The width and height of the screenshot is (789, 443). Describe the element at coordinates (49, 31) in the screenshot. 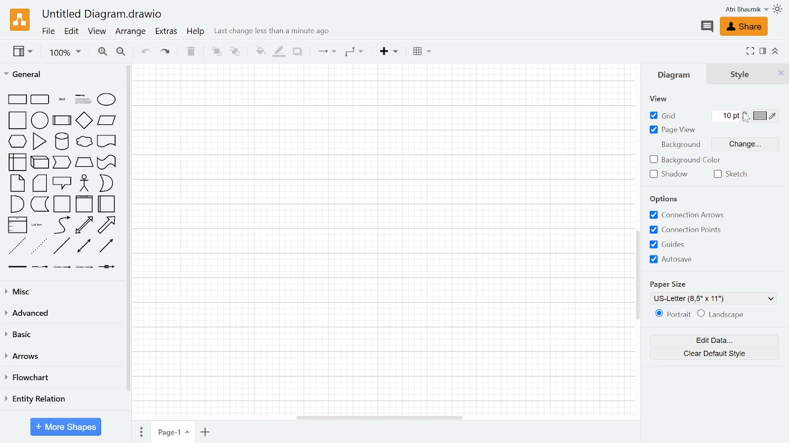

I see `File` at that location.